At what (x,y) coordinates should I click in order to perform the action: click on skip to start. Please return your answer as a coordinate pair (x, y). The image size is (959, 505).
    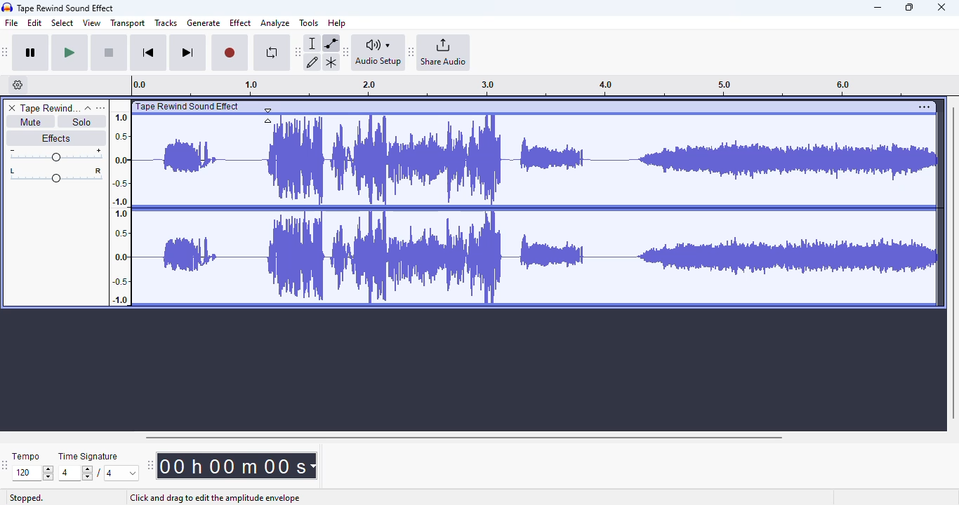
    Looking at the image, I should click on (147, 54).